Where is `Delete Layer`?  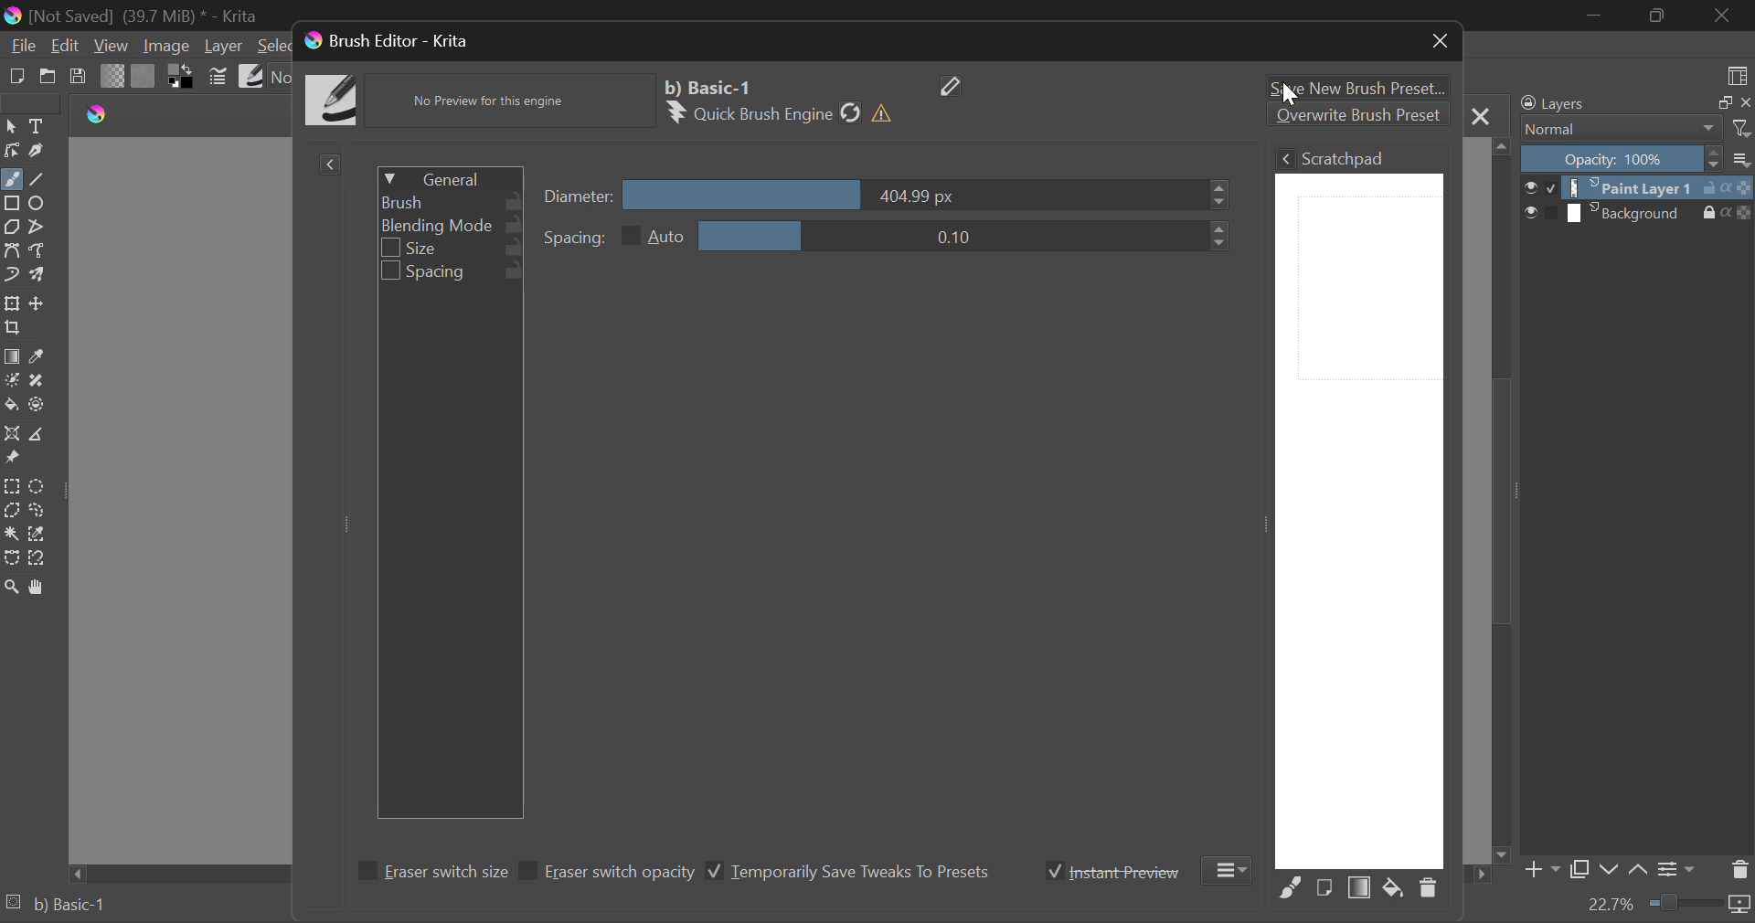
Delete Layer is located at coordinates (1739, 868).